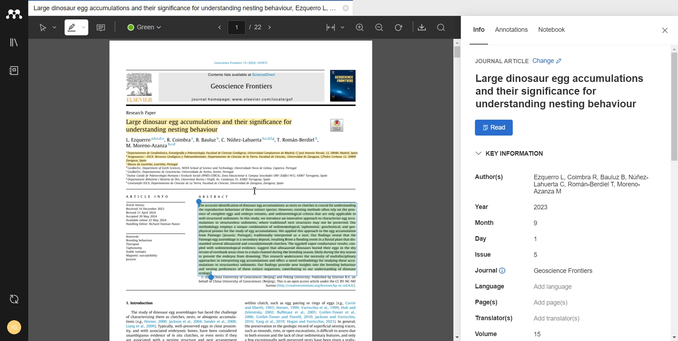  Describe the element at coordinates (184, 8) in the screenshot. I see `Folder` at that location.